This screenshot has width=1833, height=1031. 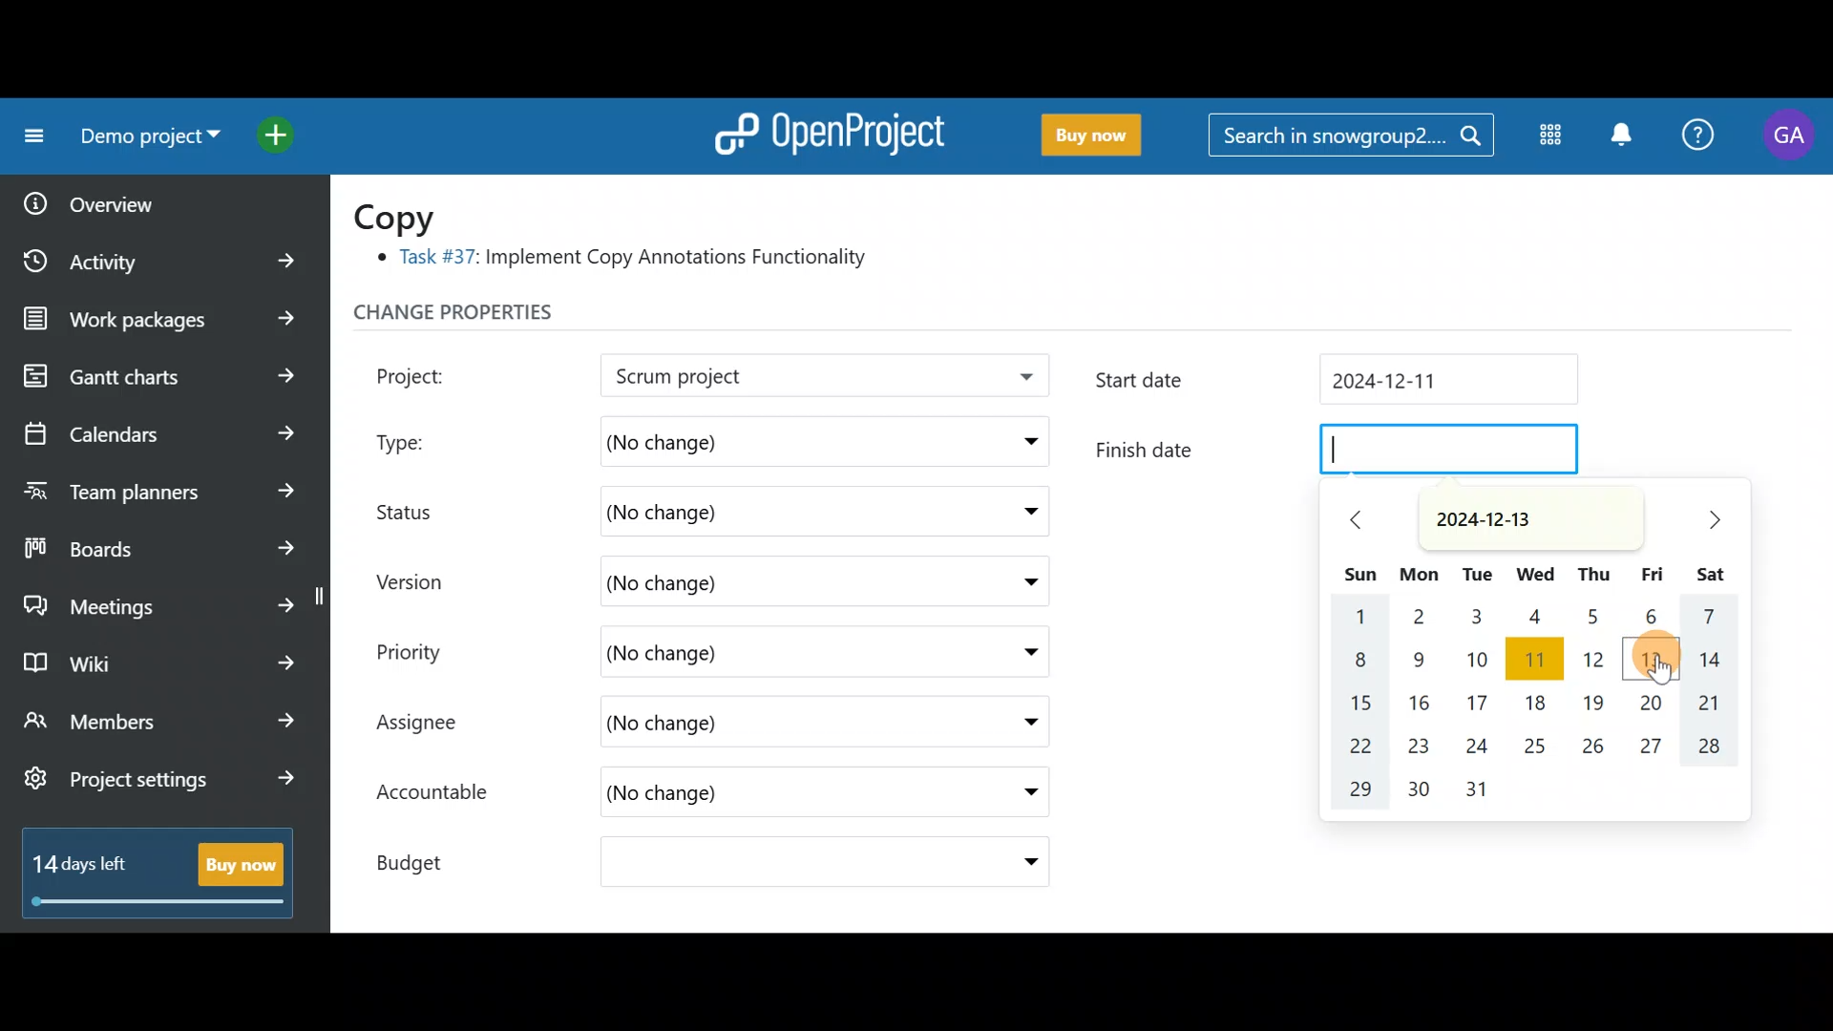 What do you see at coordinates (1348, 137) in the screenshot?
I see `Search in snowgroup?.... ` at bounding box center [1348, 137].